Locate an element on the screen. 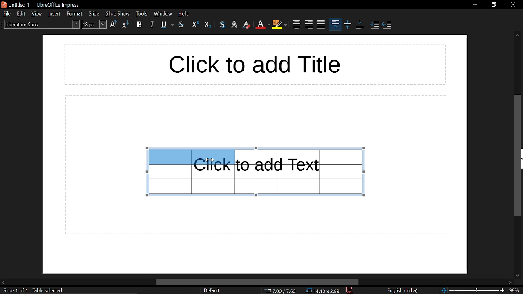 The height and width of the screenshot is (294, 523). eraser is located at coordinates (248, 24).